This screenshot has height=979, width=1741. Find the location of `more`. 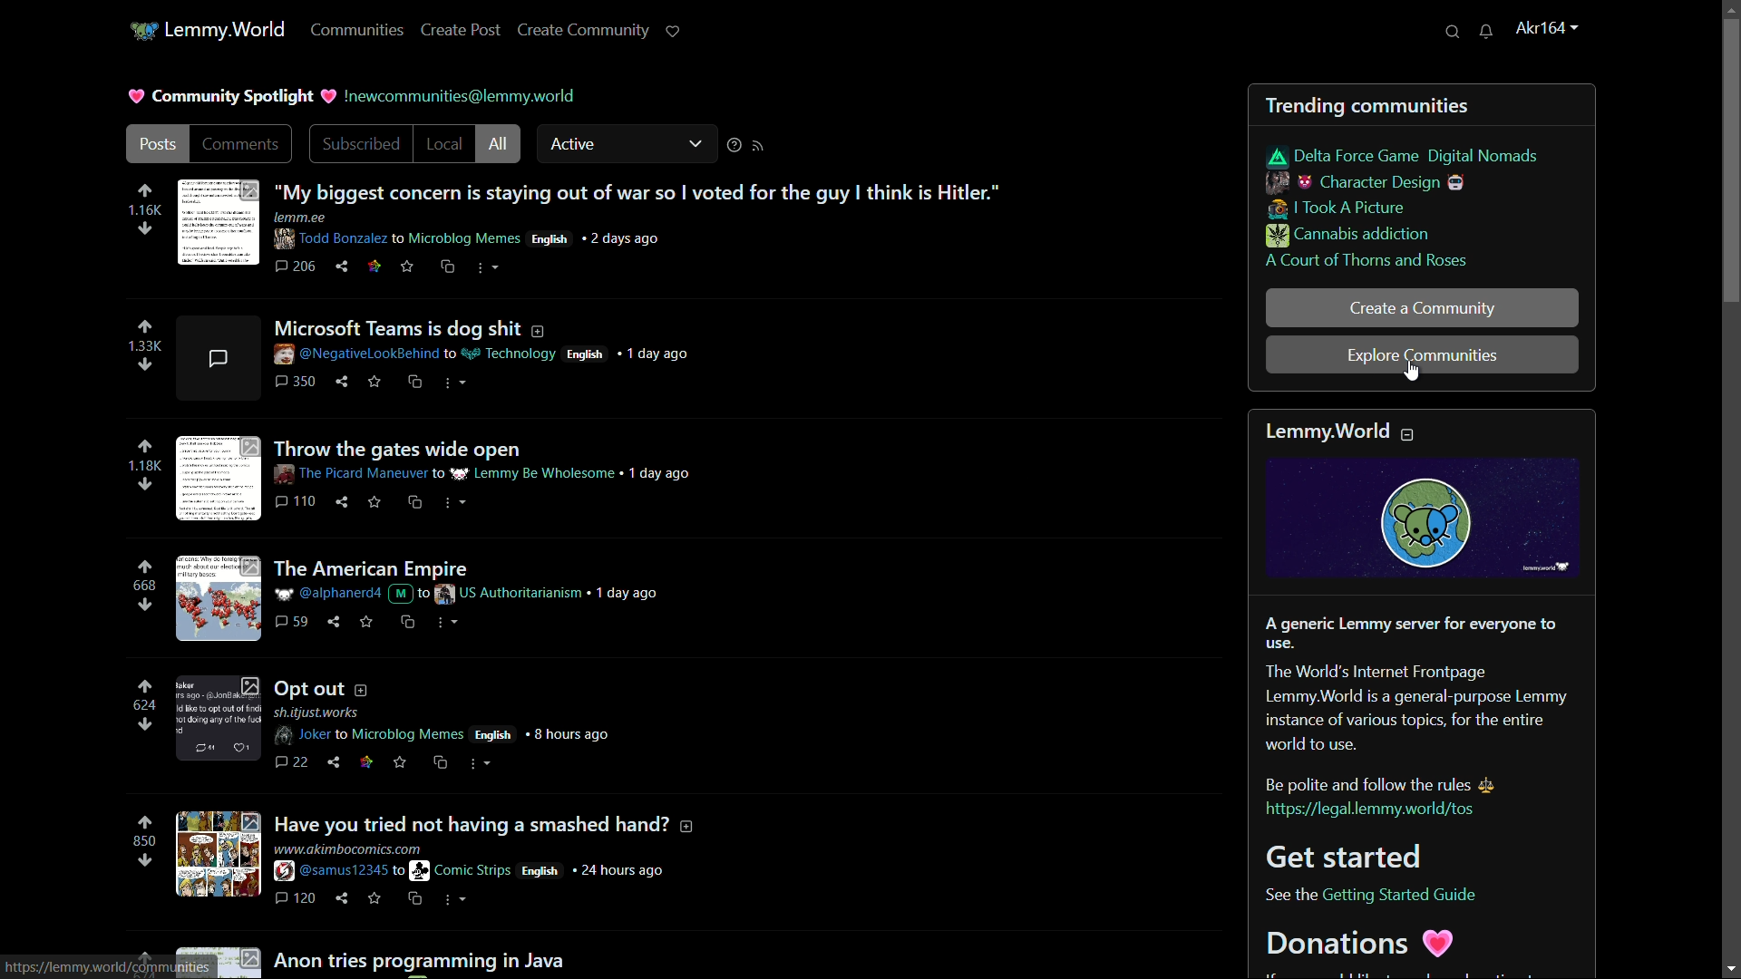

more is located at coordinates (456, 384).